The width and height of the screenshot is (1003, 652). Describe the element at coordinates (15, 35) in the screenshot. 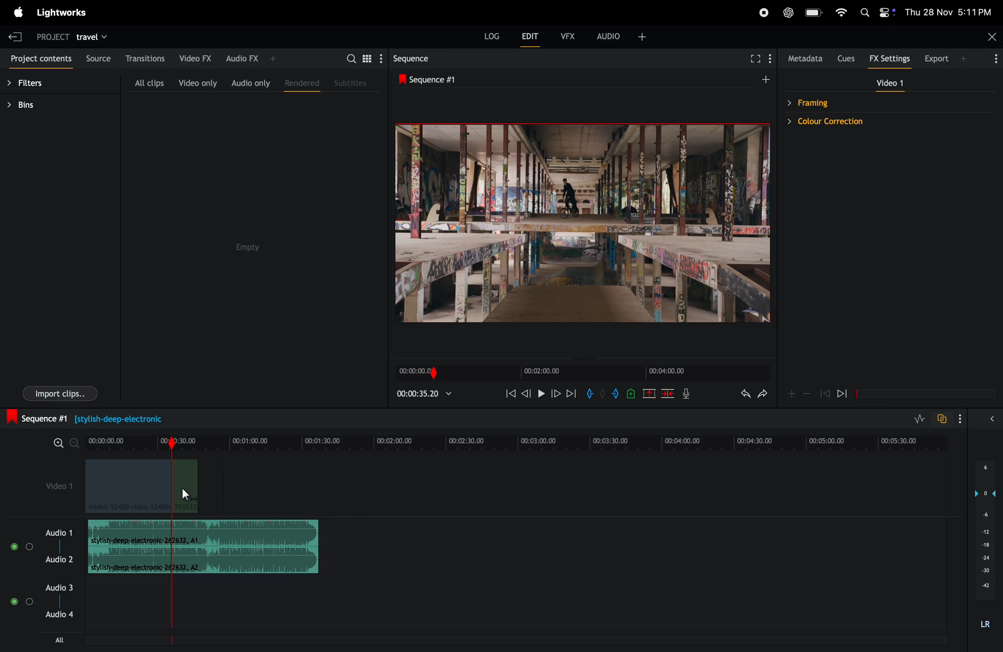

I see `exit` at that location.